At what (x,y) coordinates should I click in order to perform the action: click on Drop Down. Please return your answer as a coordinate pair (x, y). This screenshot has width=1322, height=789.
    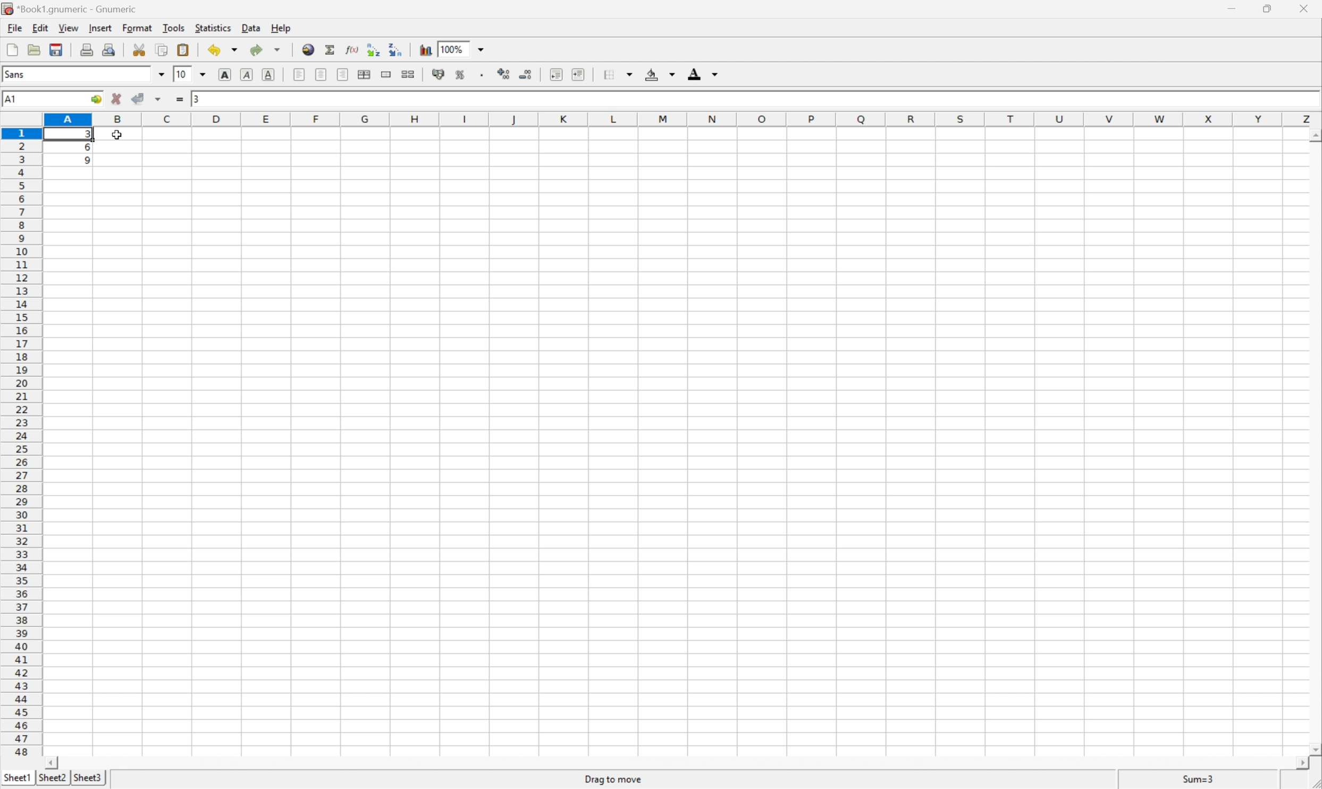
    Looking at the image, I should click on (484, 48).